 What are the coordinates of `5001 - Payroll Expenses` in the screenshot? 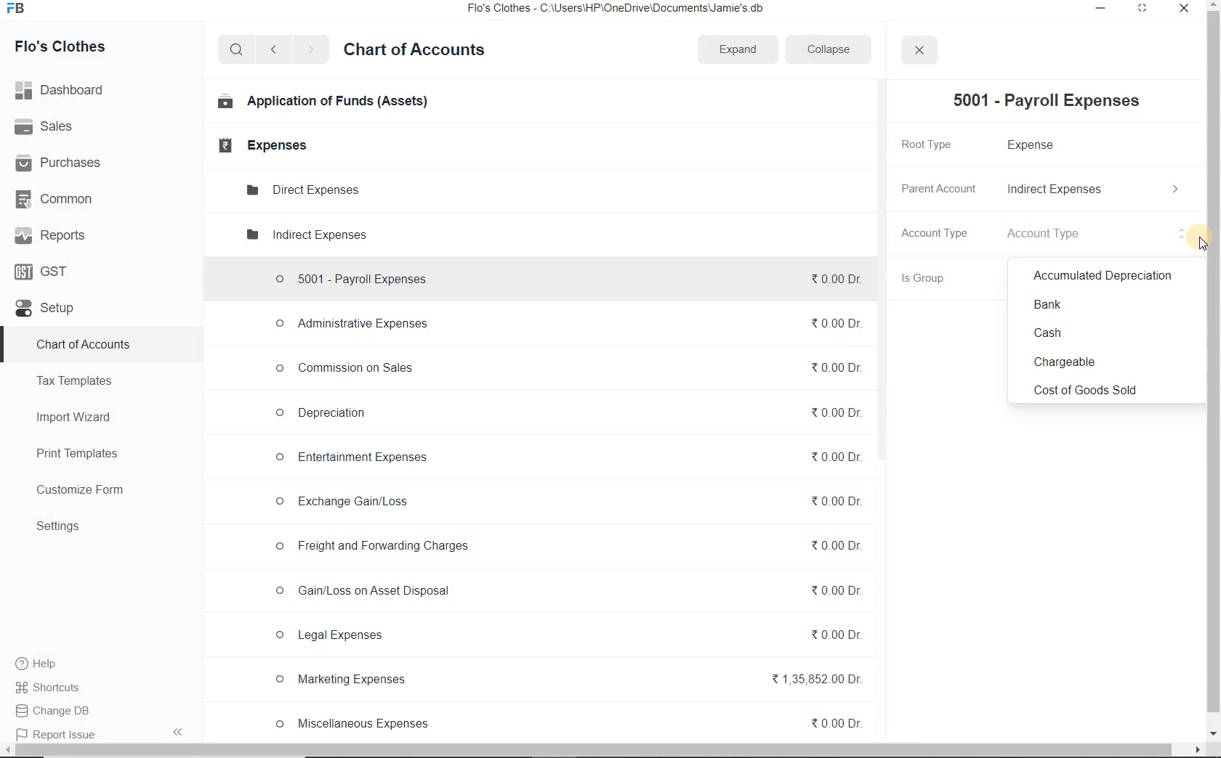 It's located at (1056, 101).